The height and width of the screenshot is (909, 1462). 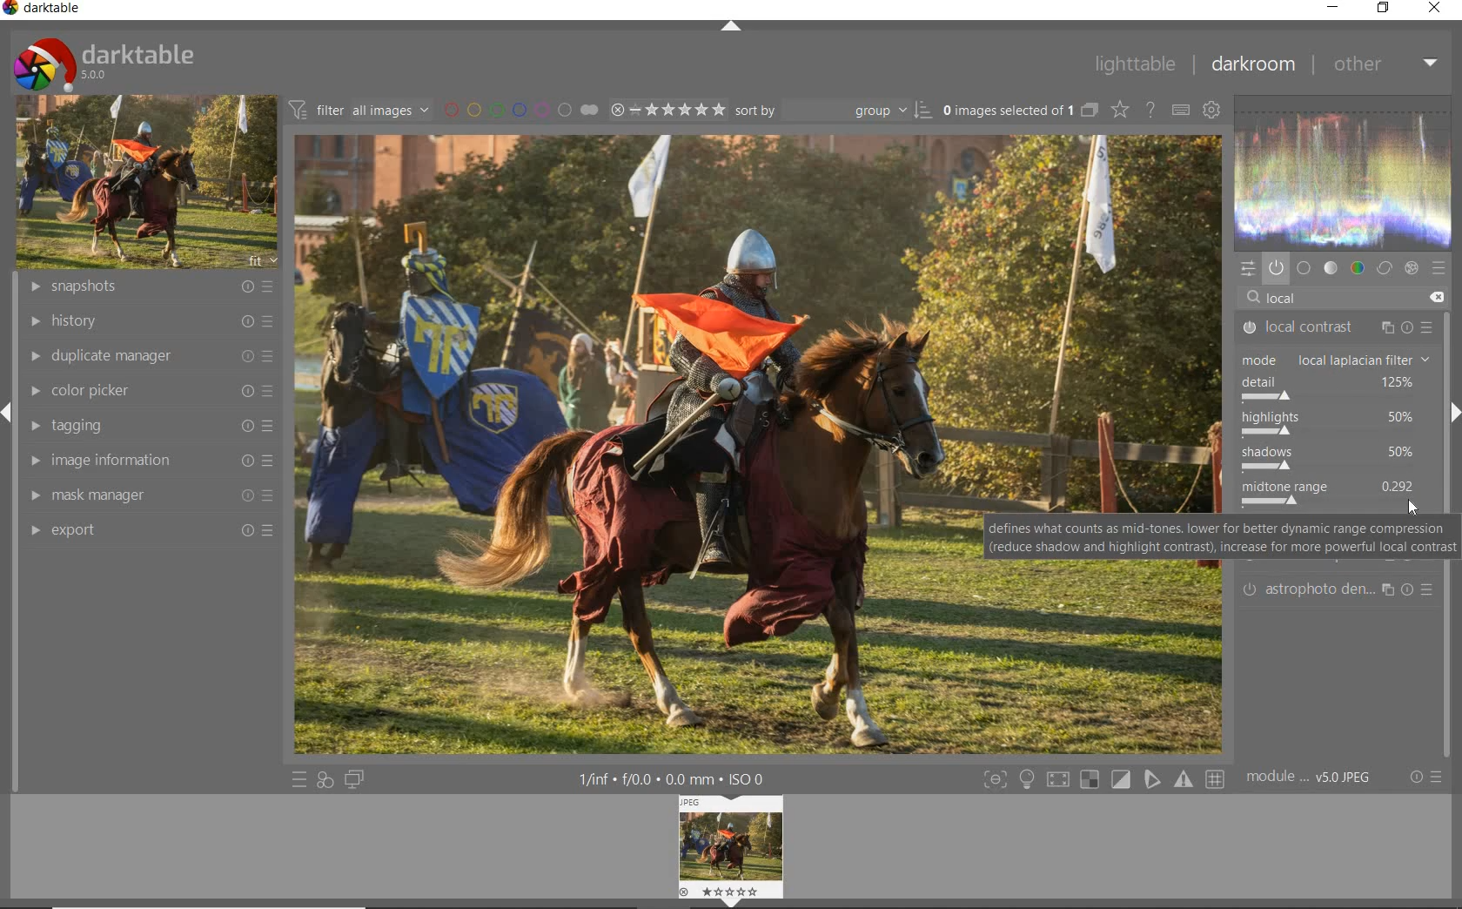 What do you see at coordinates (1121, 109) in the screenshot?
I see `change type of overlays` at bounding box center [1121, 109].